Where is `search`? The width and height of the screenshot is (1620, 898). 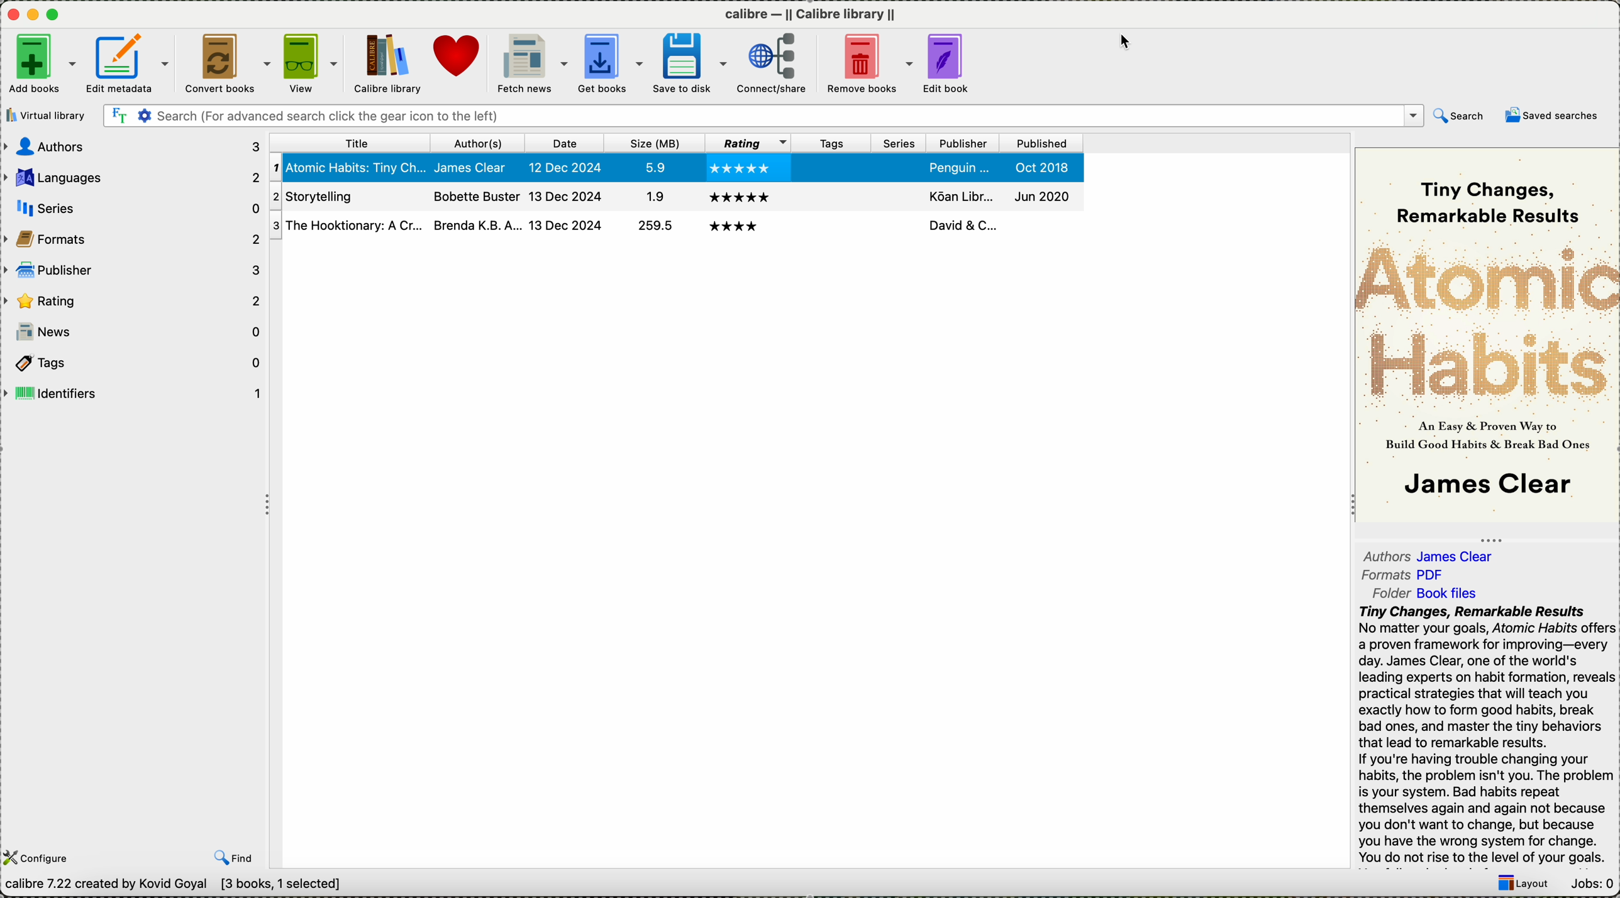
search is located at coordinates (1462, 116).